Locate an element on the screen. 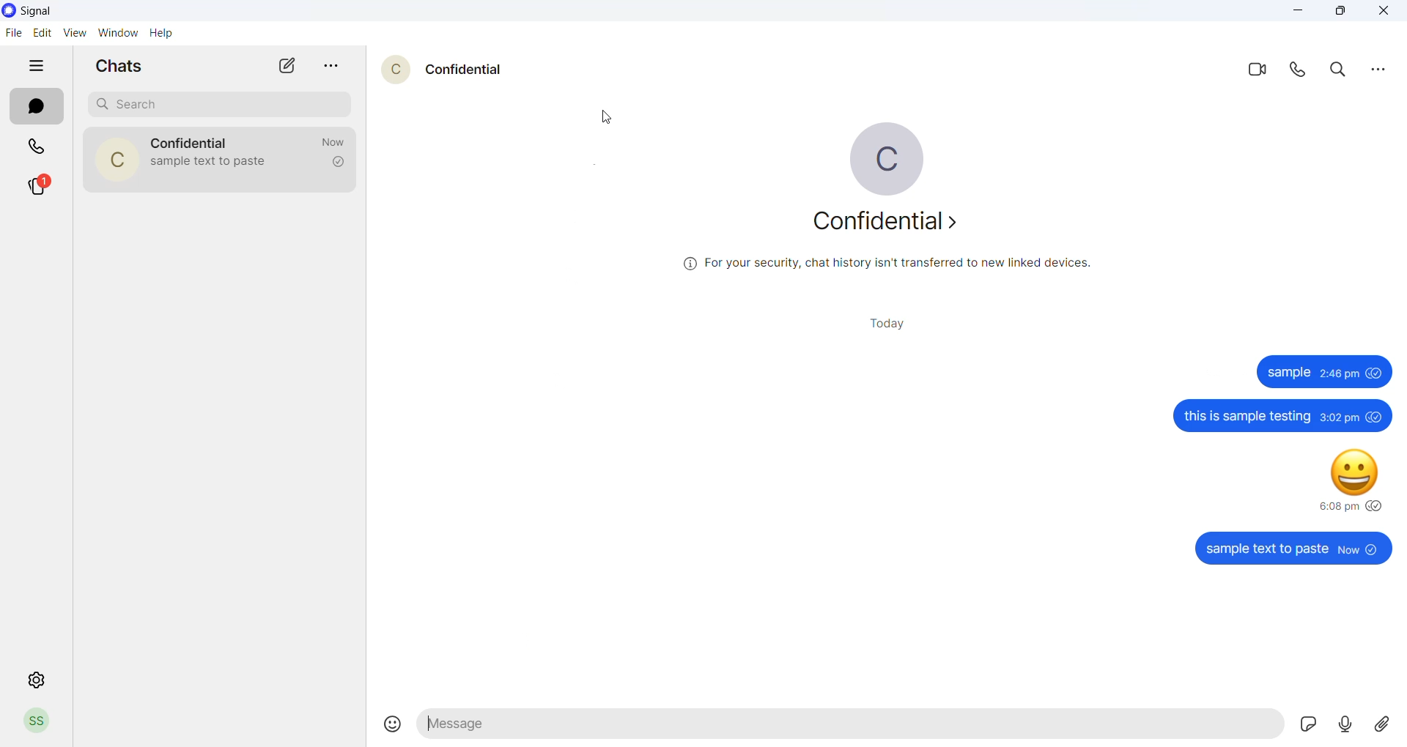  close is located at coordinates (1384, 12).